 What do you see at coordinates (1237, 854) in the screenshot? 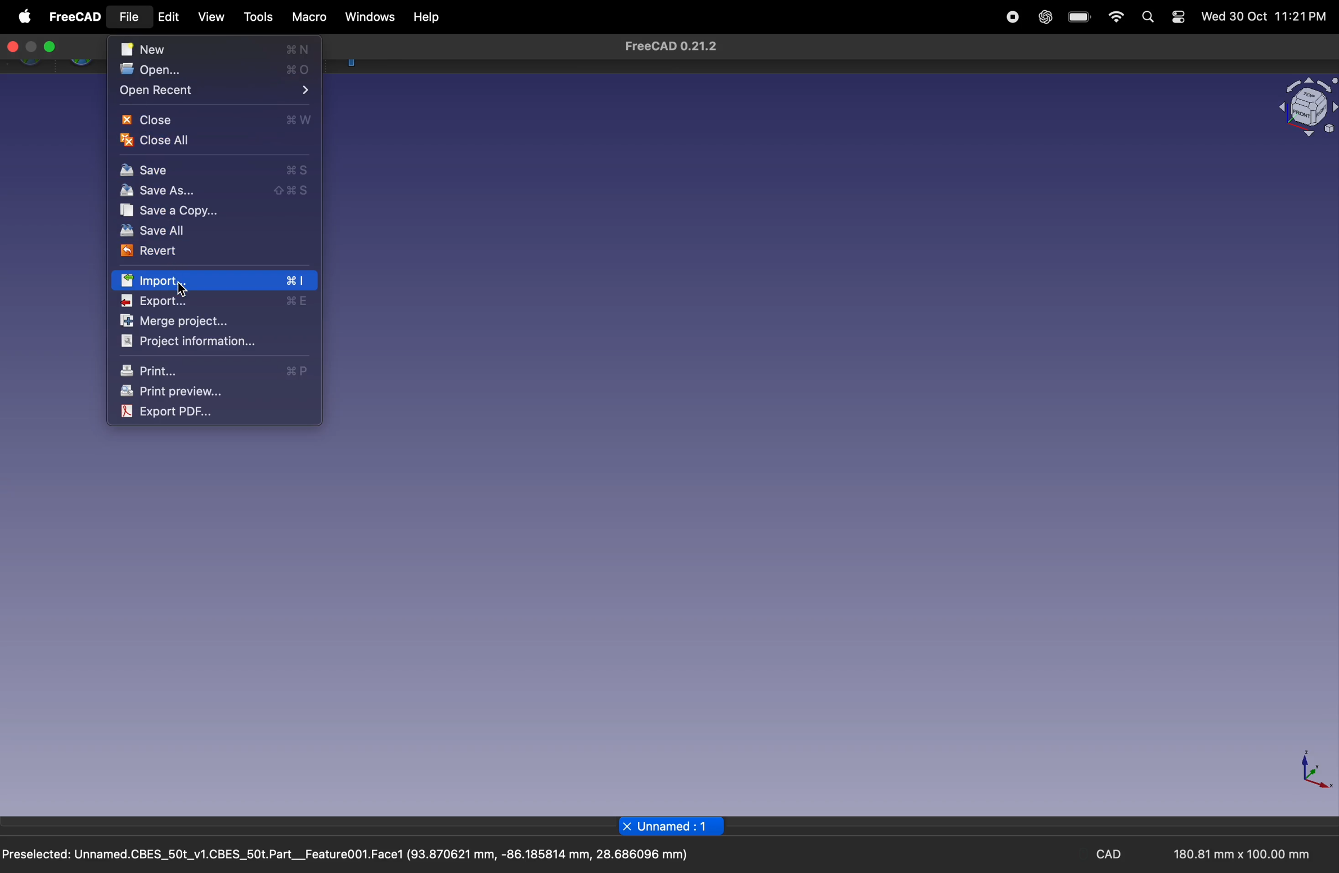
I see `180.81 mm x 100.00 mm` at bounding box center [1237, 854].